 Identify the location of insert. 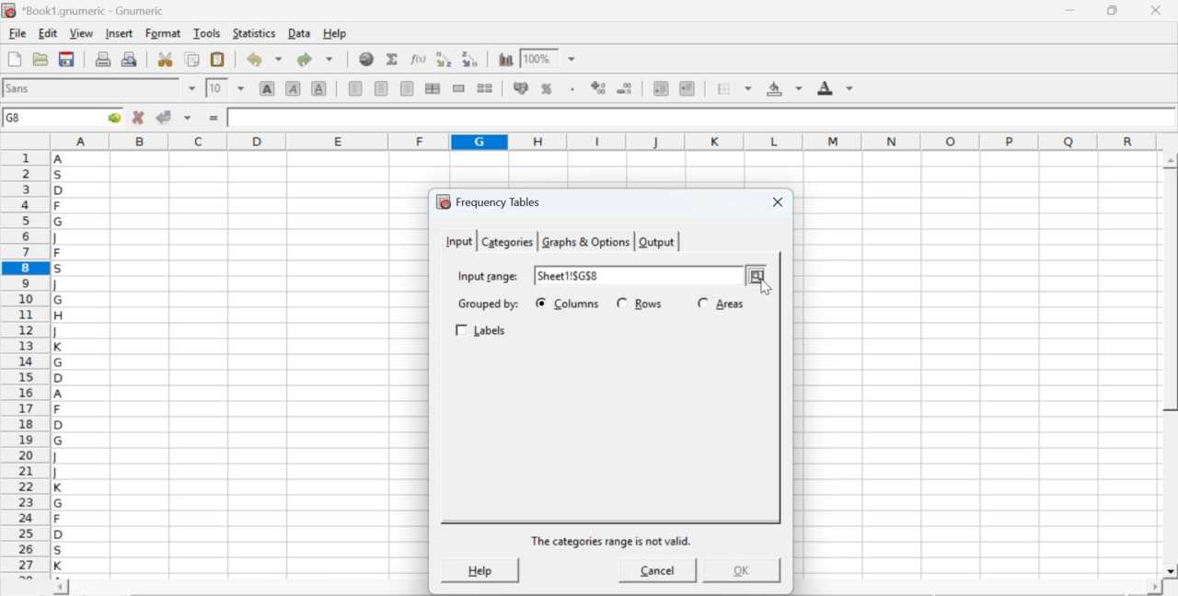
(118, 32).